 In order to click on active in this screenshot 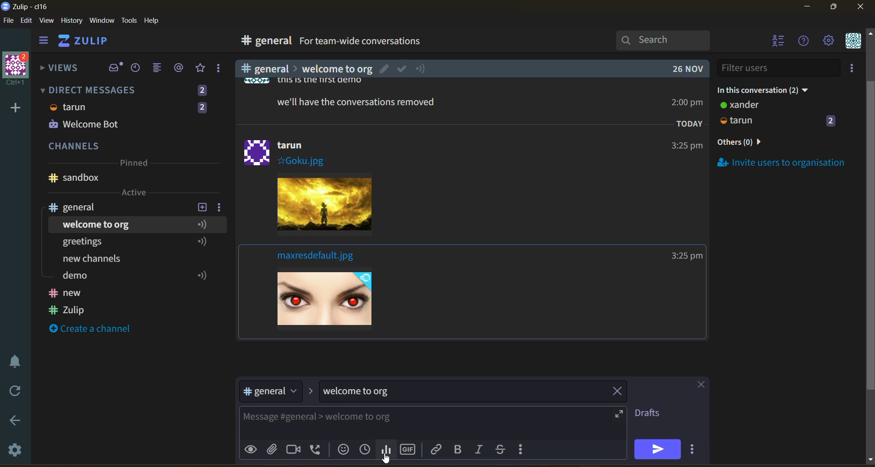, I will do `click(135, 193)`.